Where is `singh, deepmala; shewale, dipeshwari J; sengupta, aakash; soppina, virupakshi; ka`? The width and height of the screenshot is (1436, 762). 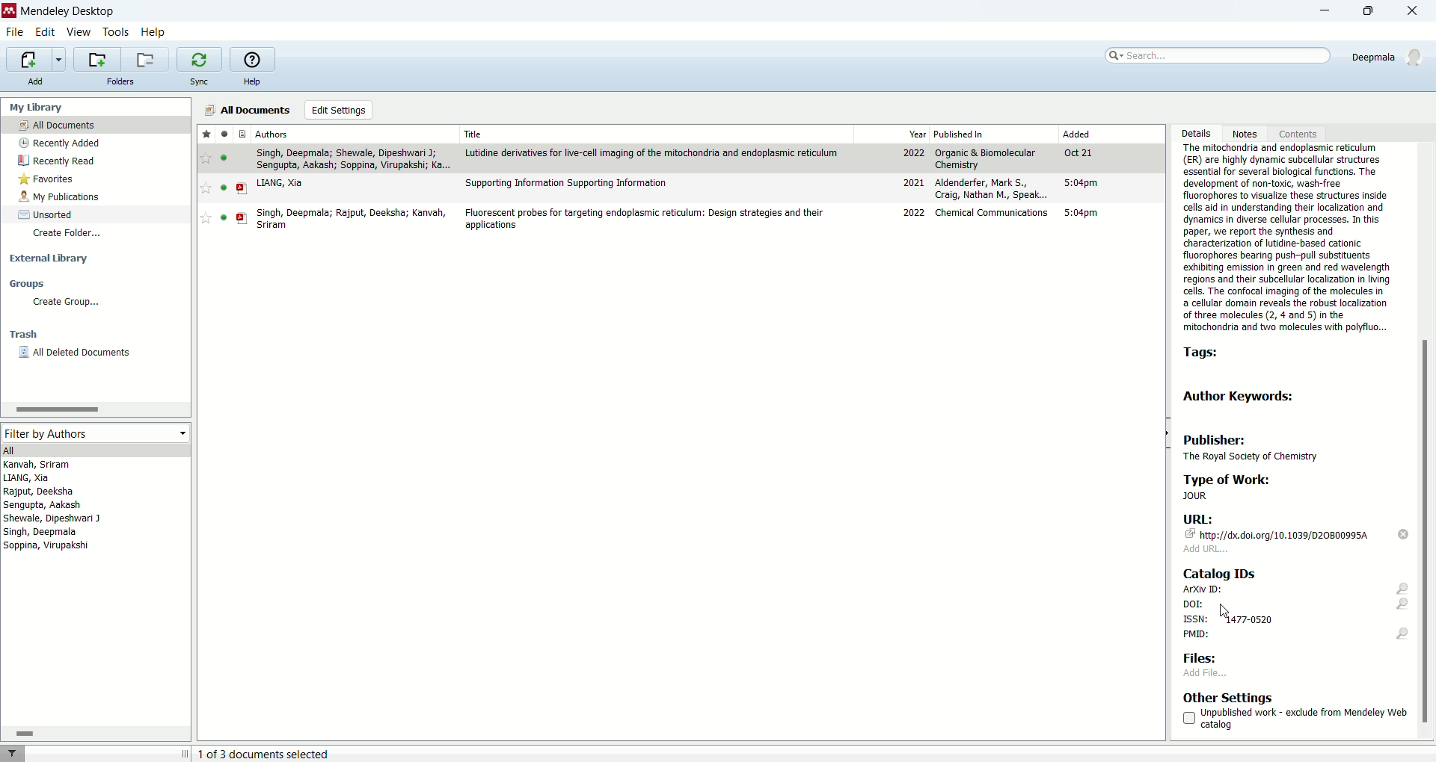 singh, deepmala; shewale, dipeshwari J; sengupta, aakash; soppina, virupakshi; ka is located at coordinates (353, 159).